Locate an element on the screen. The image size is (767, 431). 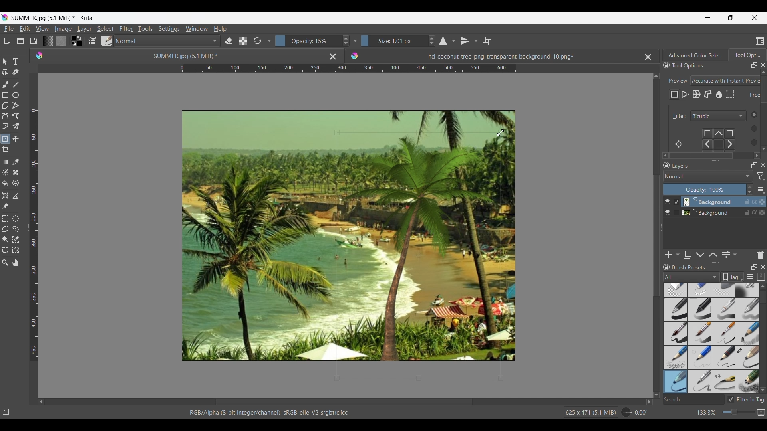
Colorize mask tool is located at coordinates (6, 172).